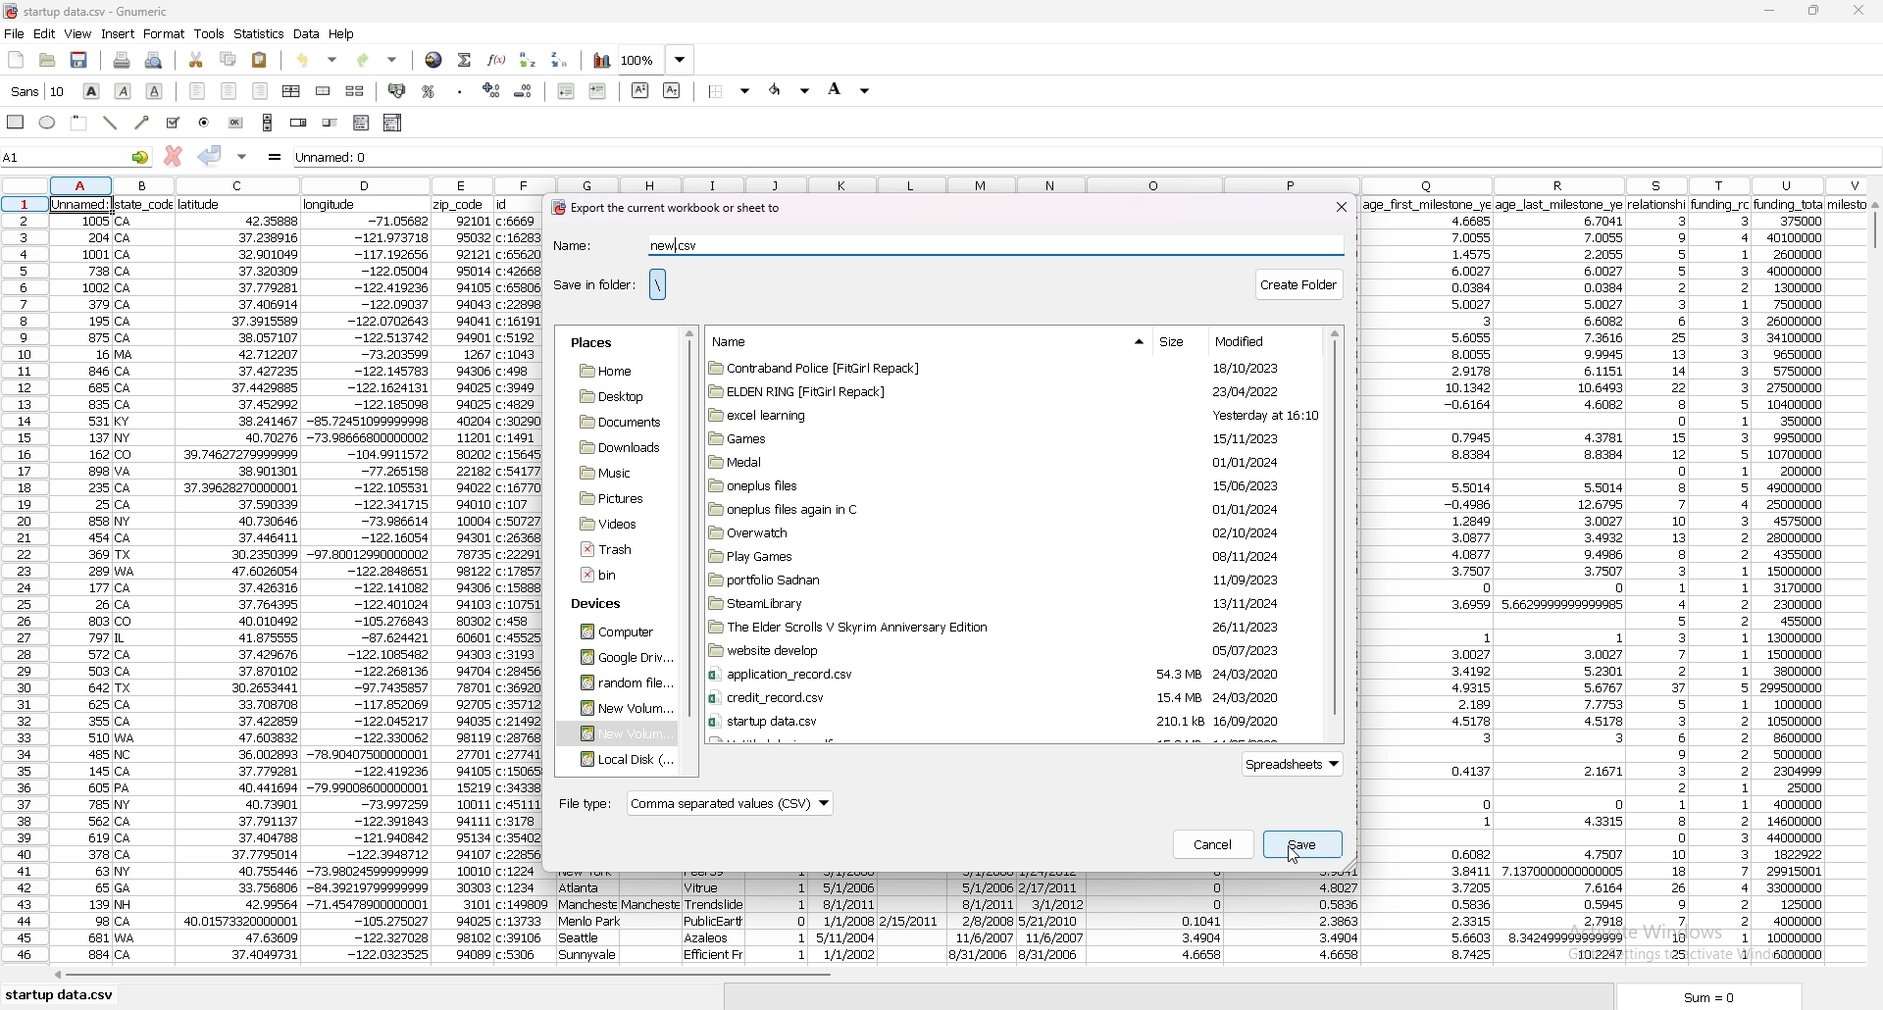  What do you see at coordinates (999, 721) in the screenshot?
I see `folder` at bounding box center [999, 721].